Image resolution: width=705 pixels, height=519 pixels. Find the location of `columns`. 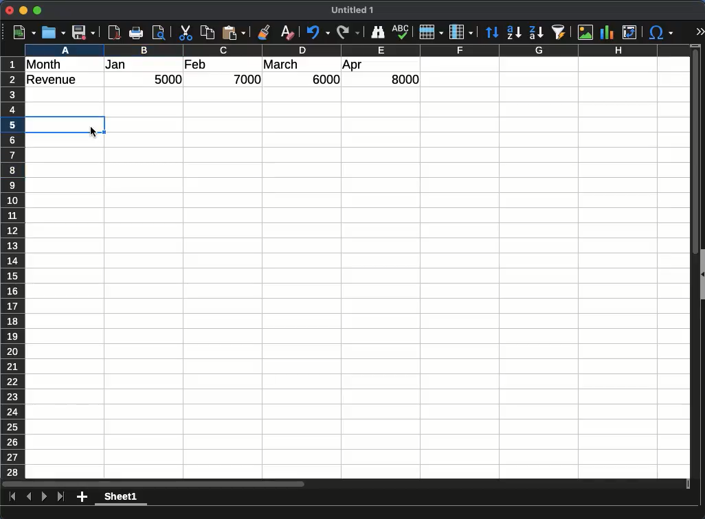

columns is located at coordinates (357, 50).